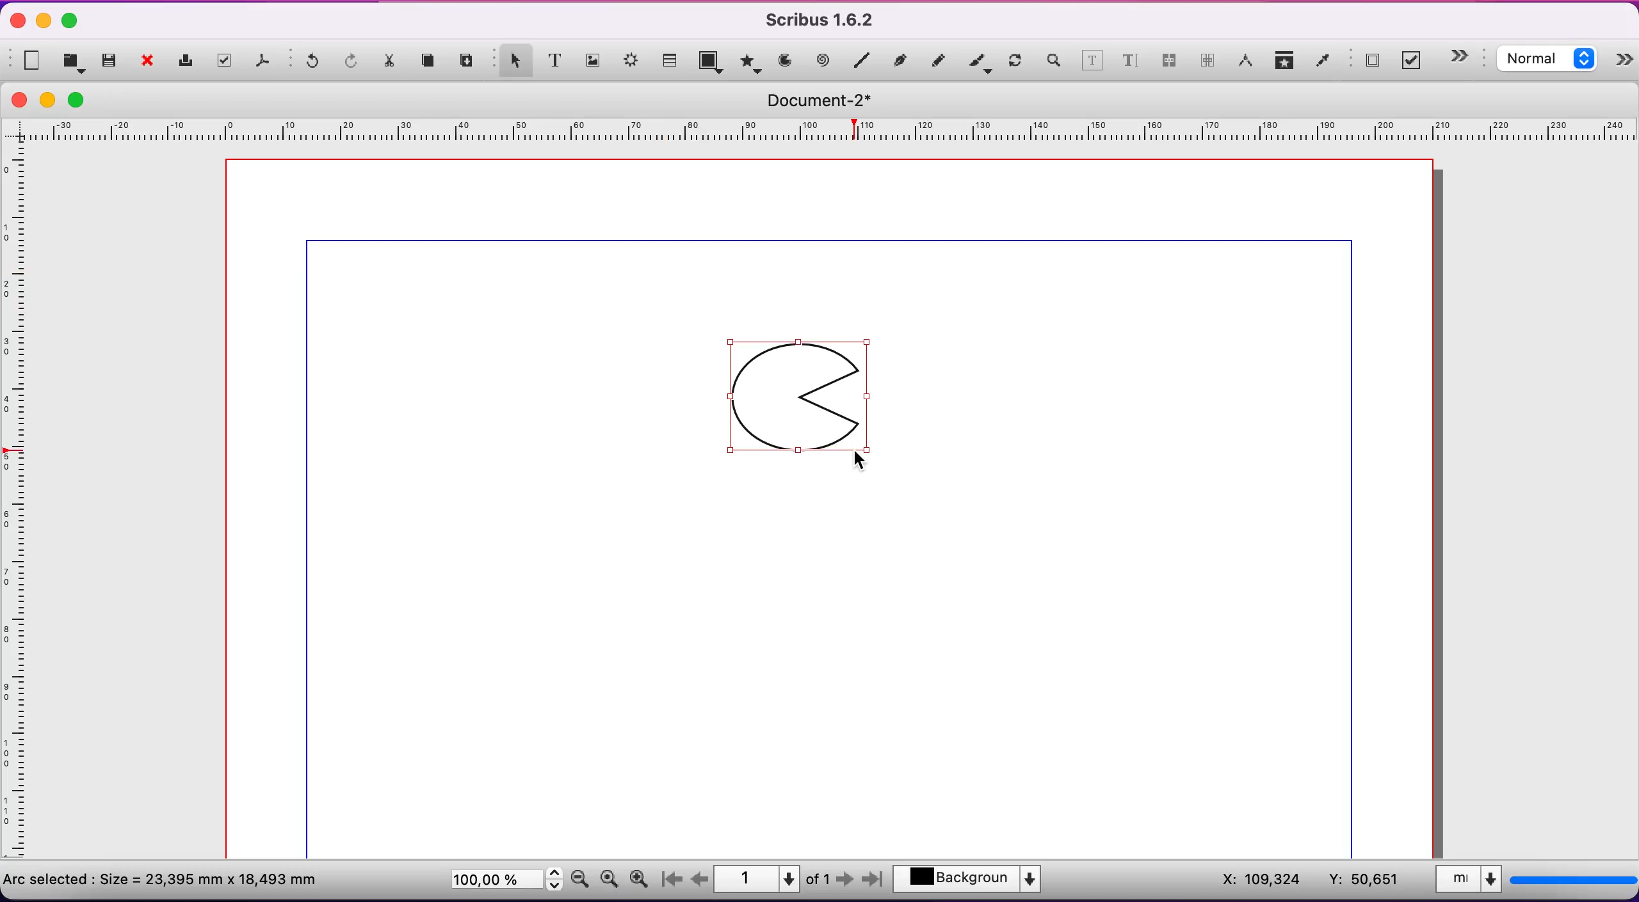  What do you see at coordinates (469, 61) in the screenshot?
I see `paste` at bounding box center [469, 61].